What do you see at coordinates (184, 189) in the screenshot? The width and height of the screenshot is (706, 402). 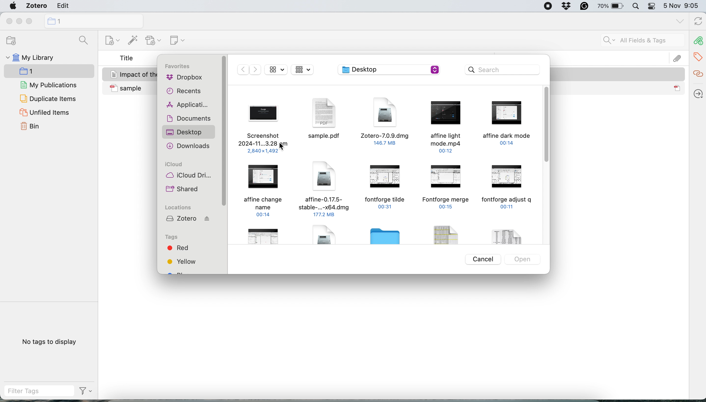 I see `shared` at bounding box center [184, 189].